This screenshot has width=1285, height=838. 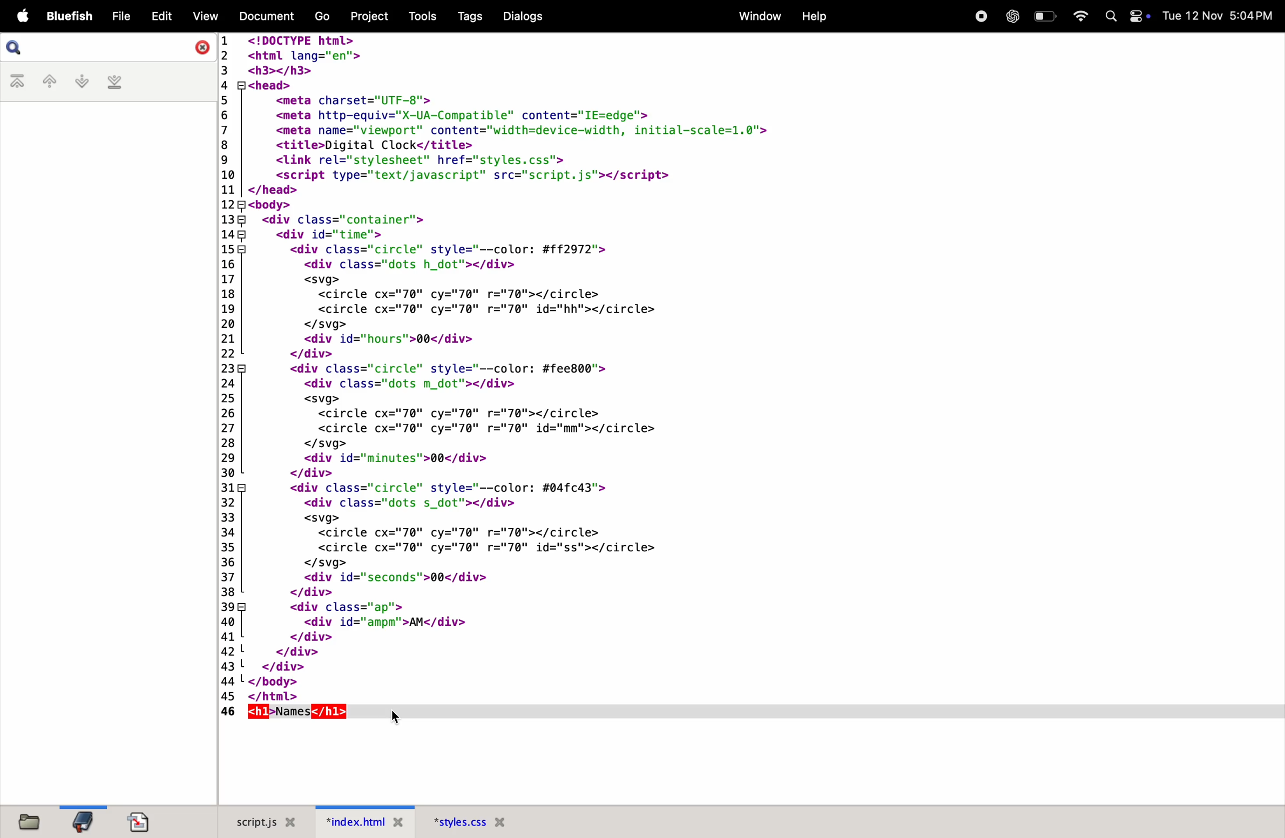 I want to click on file, so click(x=119, y=17).